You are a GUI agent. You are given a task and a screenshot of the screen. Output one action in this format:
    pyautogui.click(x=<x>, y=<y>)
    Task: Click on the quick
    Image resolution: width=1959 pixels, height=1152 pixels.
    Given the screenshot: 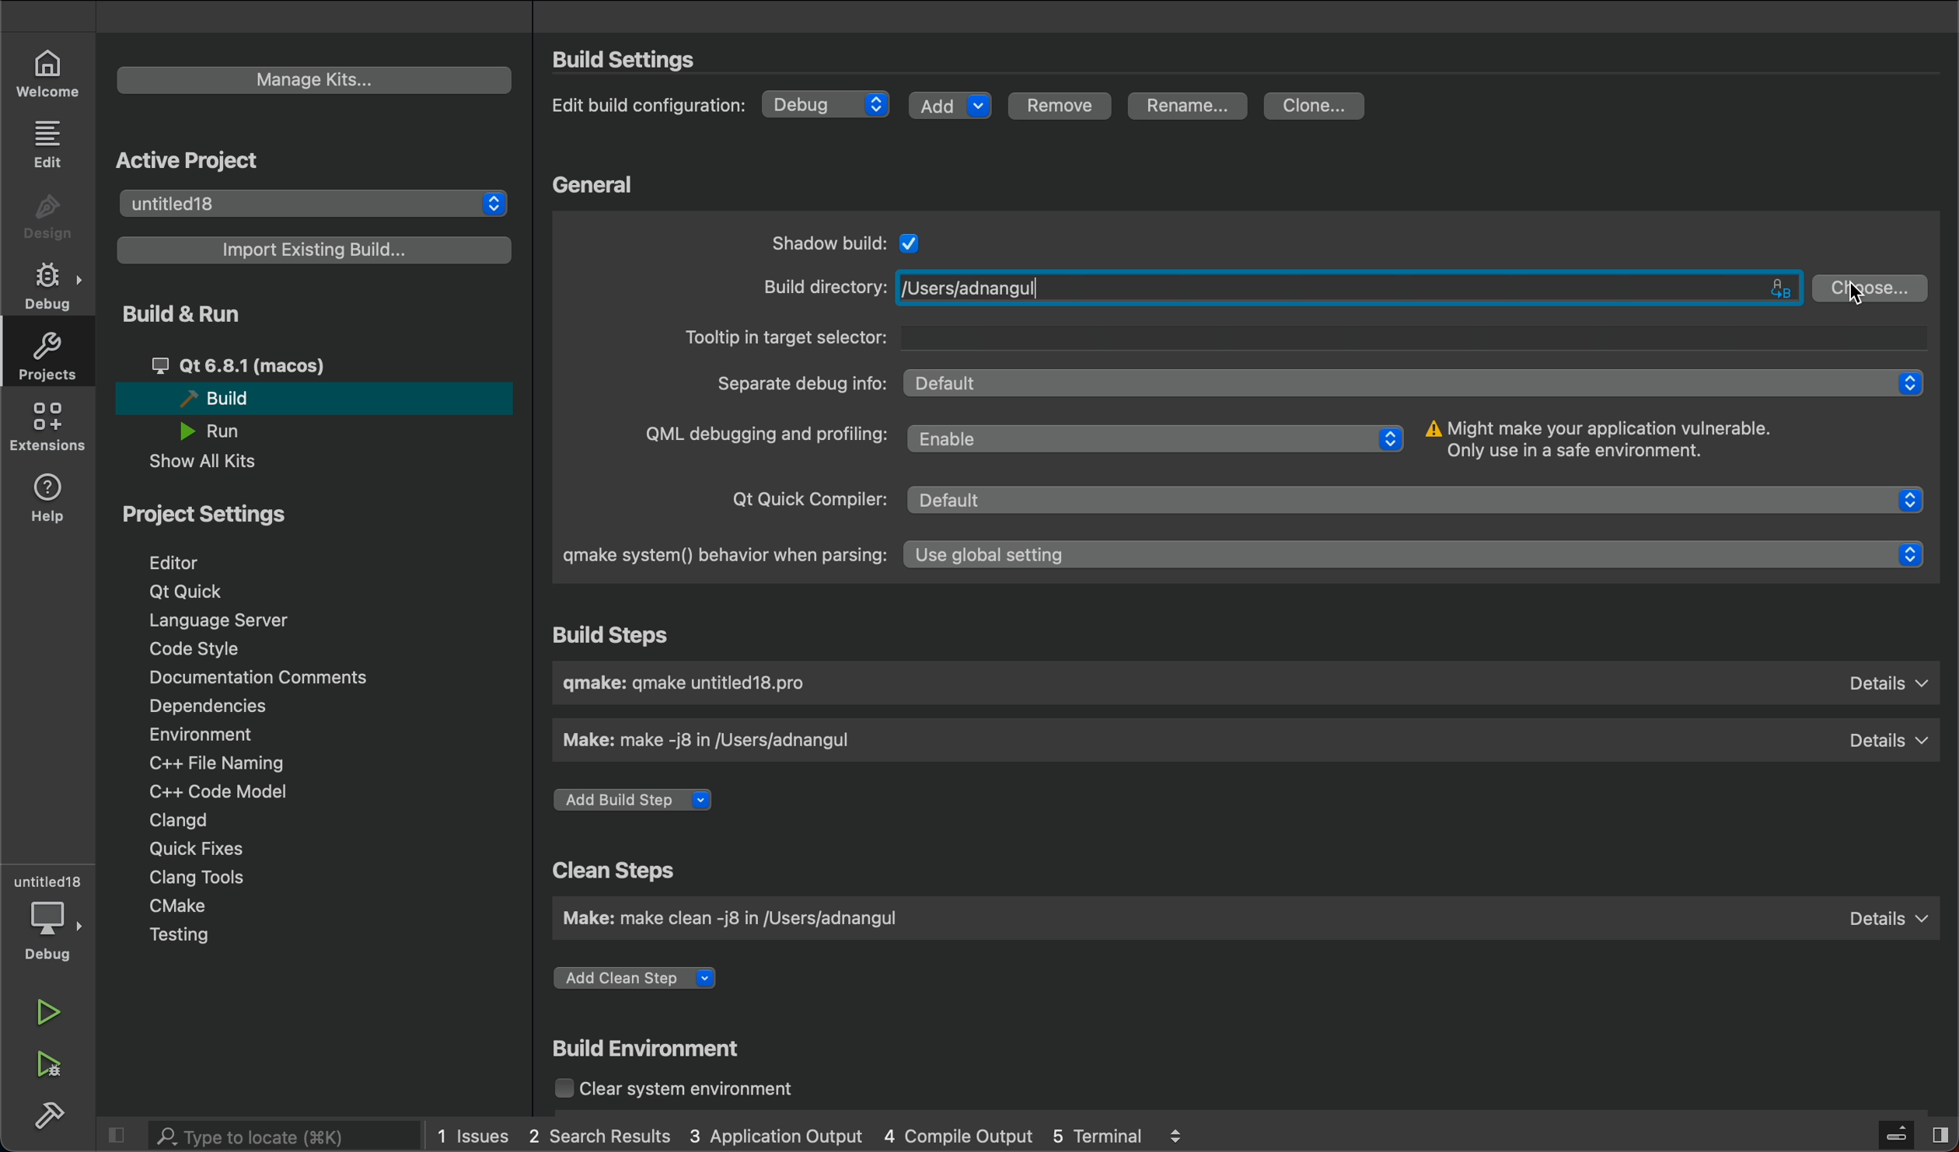 What is the action you would take?
    pyautogui.click(x=187, y=850)
    